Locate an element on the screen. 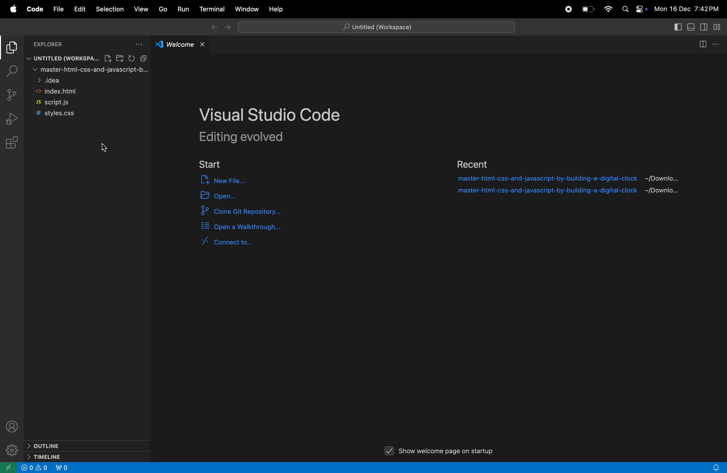 This screenshot has height=473, width=727. add file is located at coordinates (108, 58).